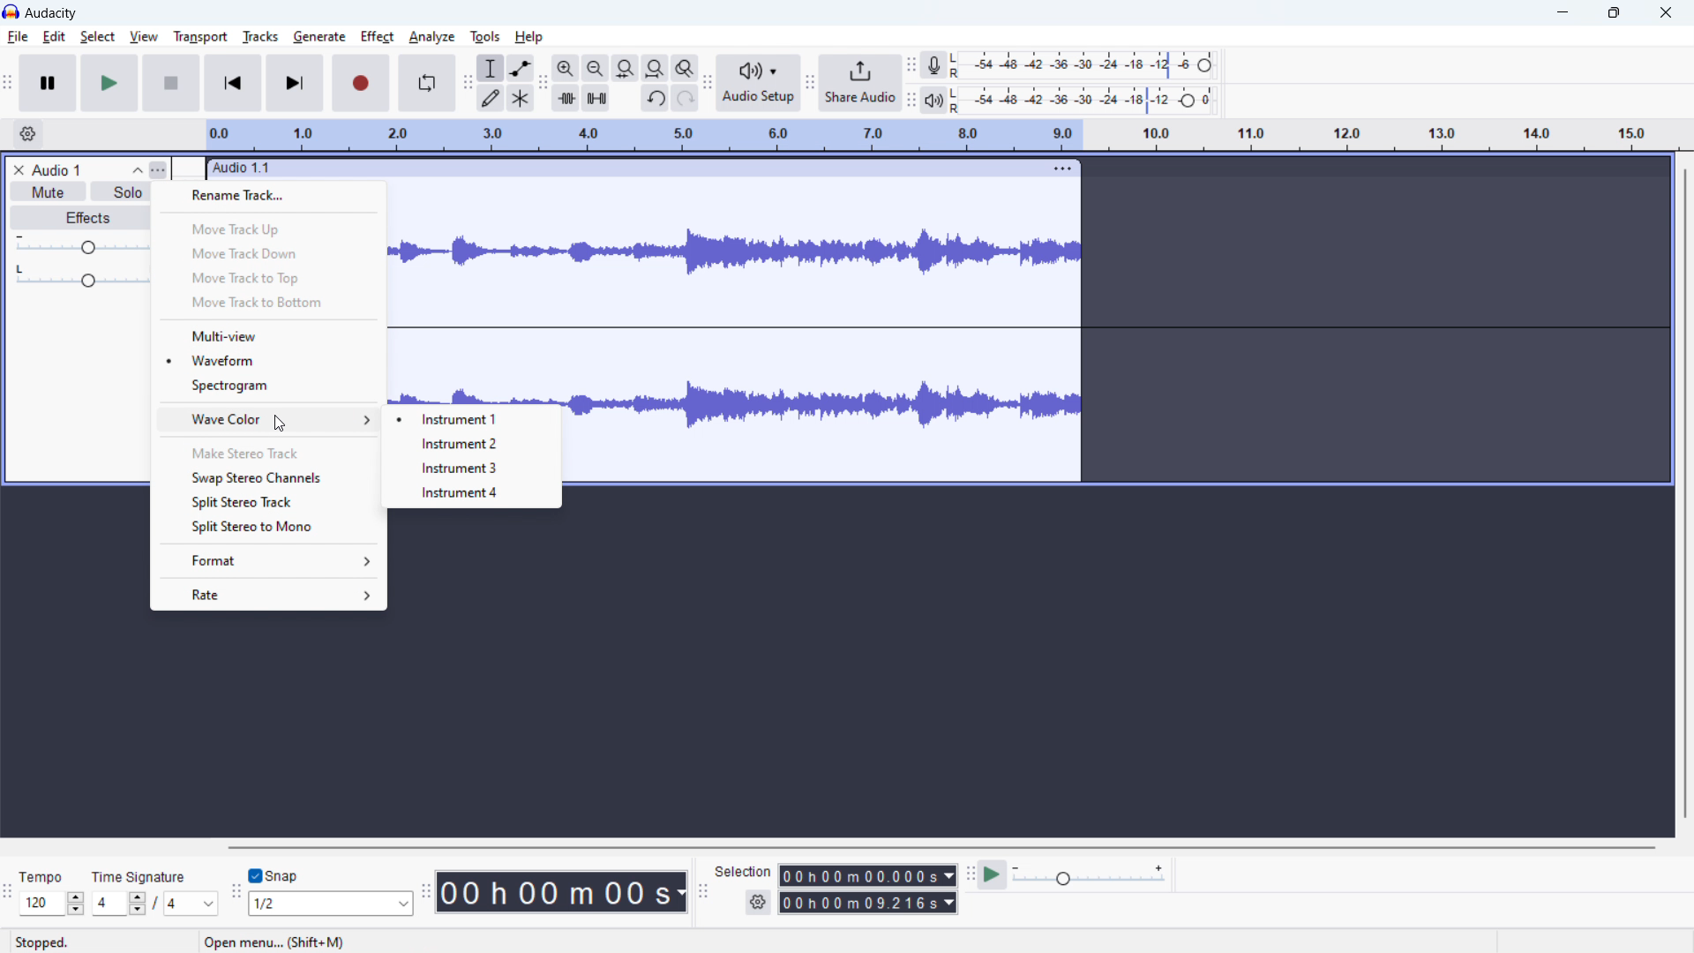  I want to click on recording meter toolbar, so click(911, 64).